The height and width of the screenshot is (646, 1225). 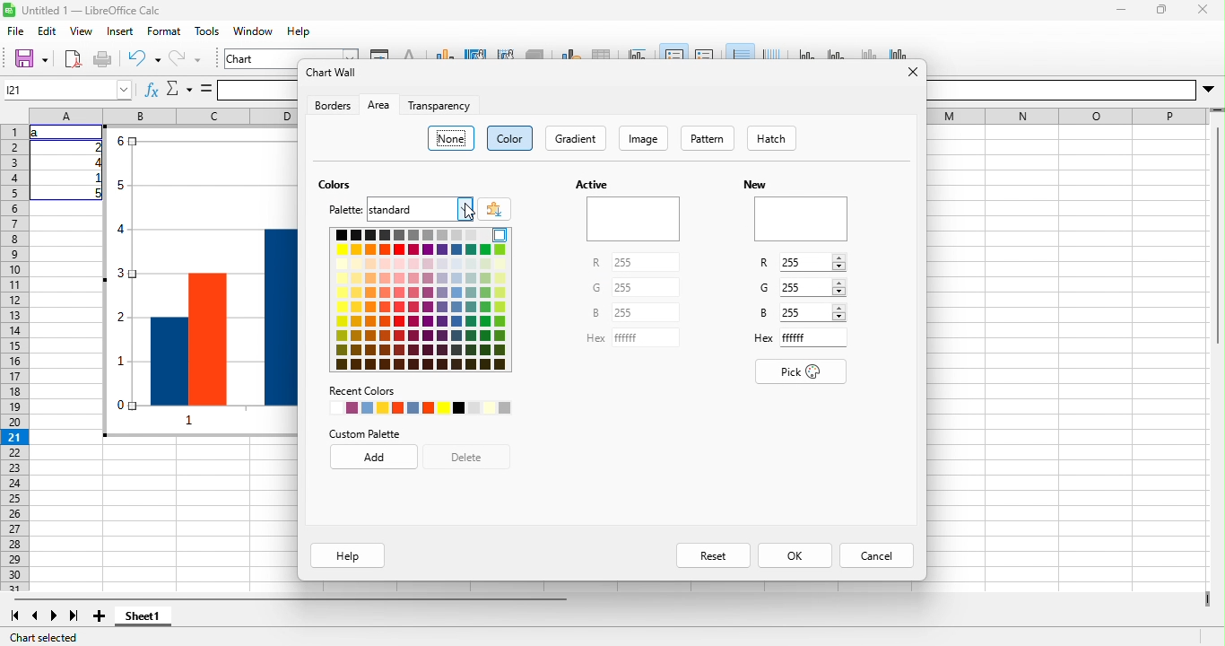 I want to click on Increase/Decrease B value, so click(x=839, y=312).